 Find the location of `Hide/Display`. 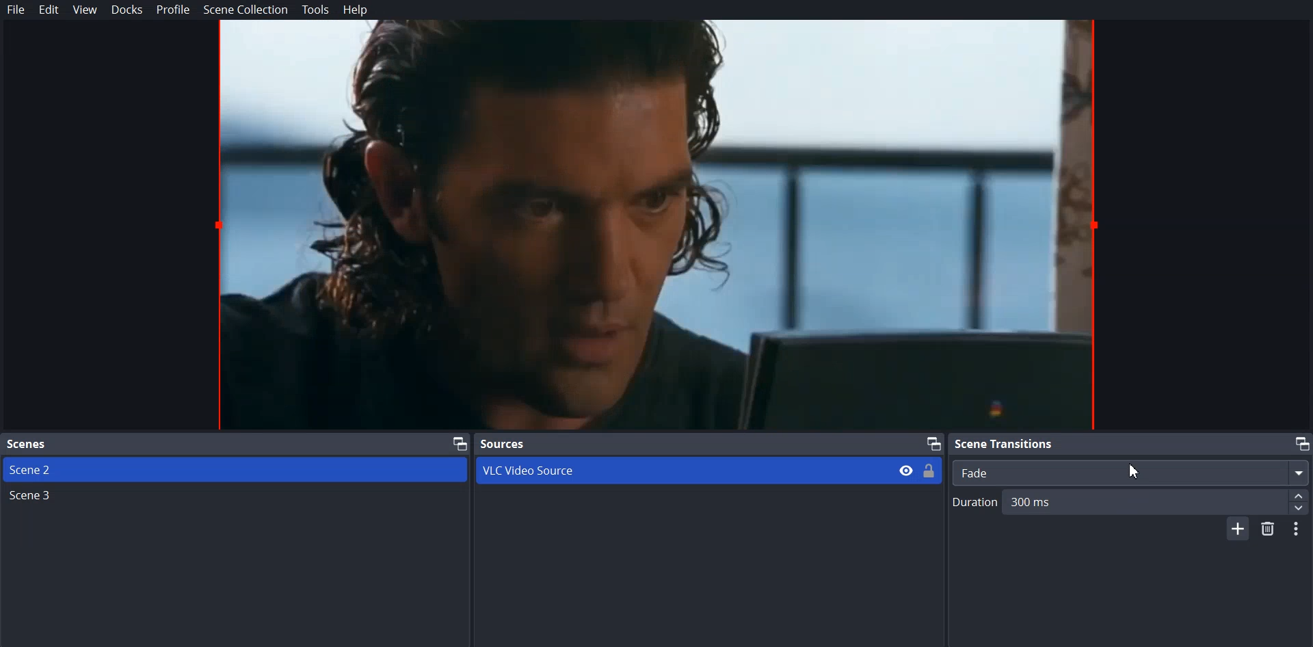

Hide/Display is located at coordinates (906, 471).